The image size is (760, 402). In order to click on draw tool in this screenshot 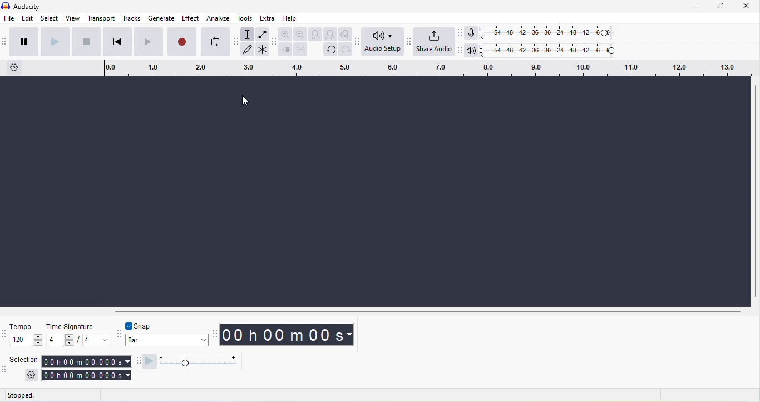, I will do `click(248, 49)`.